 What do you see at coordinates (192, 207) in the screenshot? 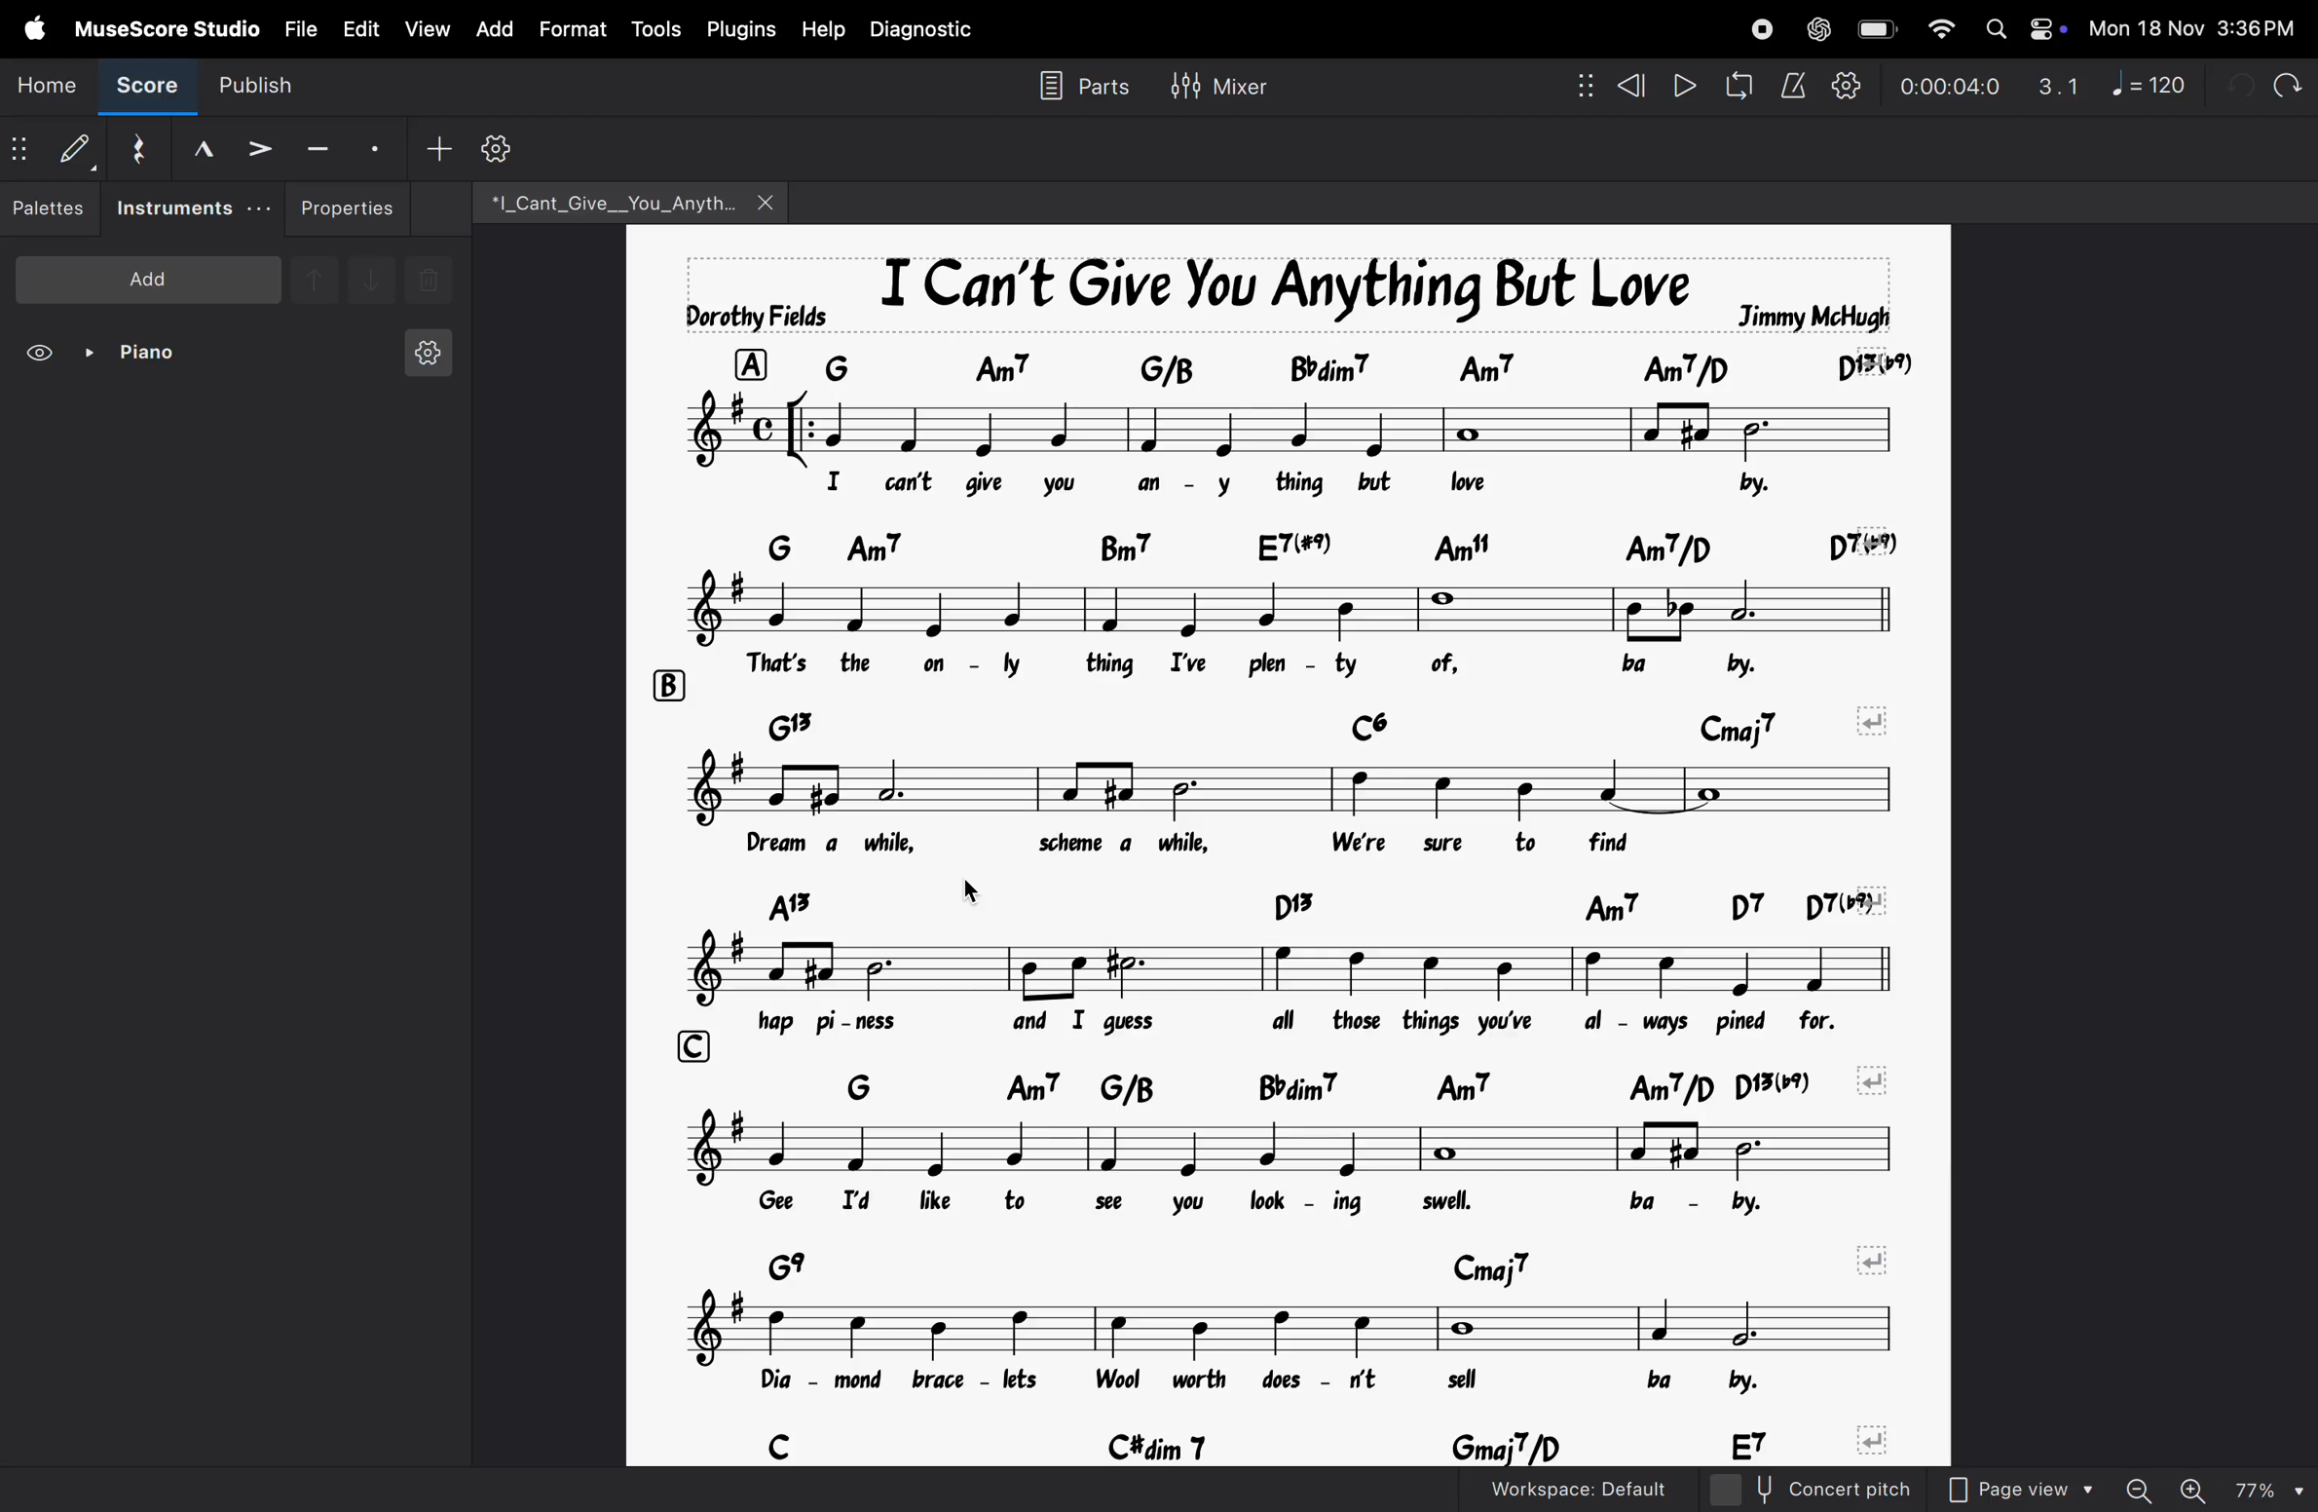
I see `instruments` at bounding box center [192, 207].